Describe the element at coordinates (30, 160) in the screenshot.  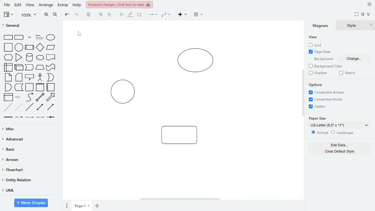
I see `arrows` at that location.